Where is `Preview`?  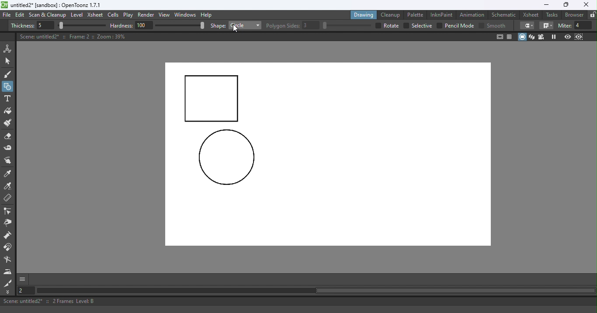
Preview is located at coordinates (567, 37).